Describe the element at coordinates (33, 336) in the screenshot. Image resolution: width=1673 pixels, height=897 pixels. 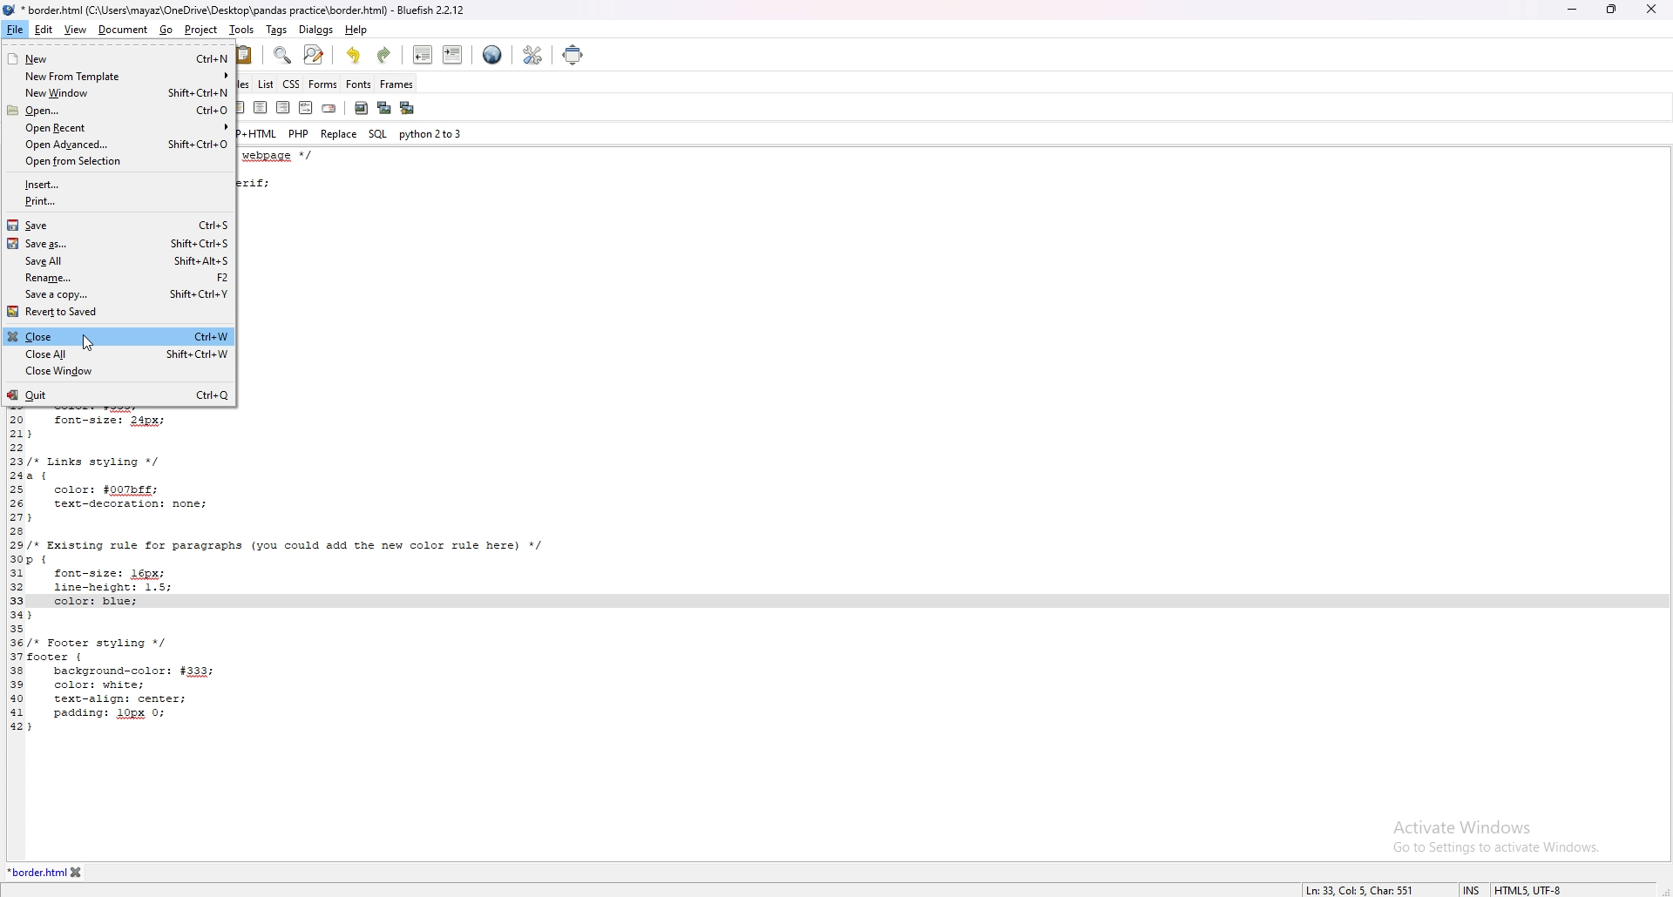
I see `close` at that location.